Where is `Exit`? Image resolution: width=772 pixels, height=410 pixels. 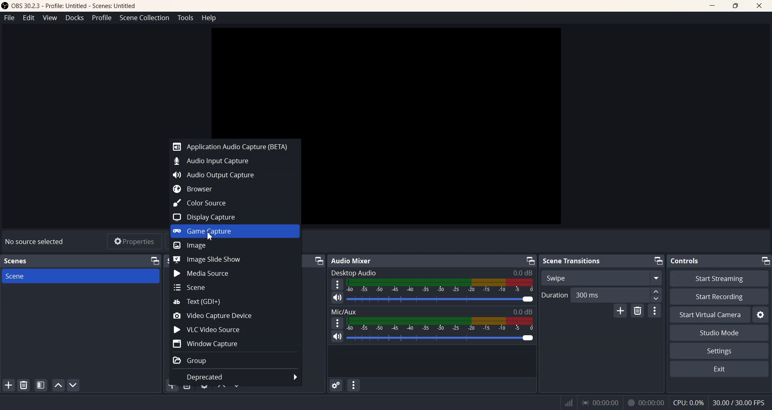 Exit is located at coordinates (720, 370).